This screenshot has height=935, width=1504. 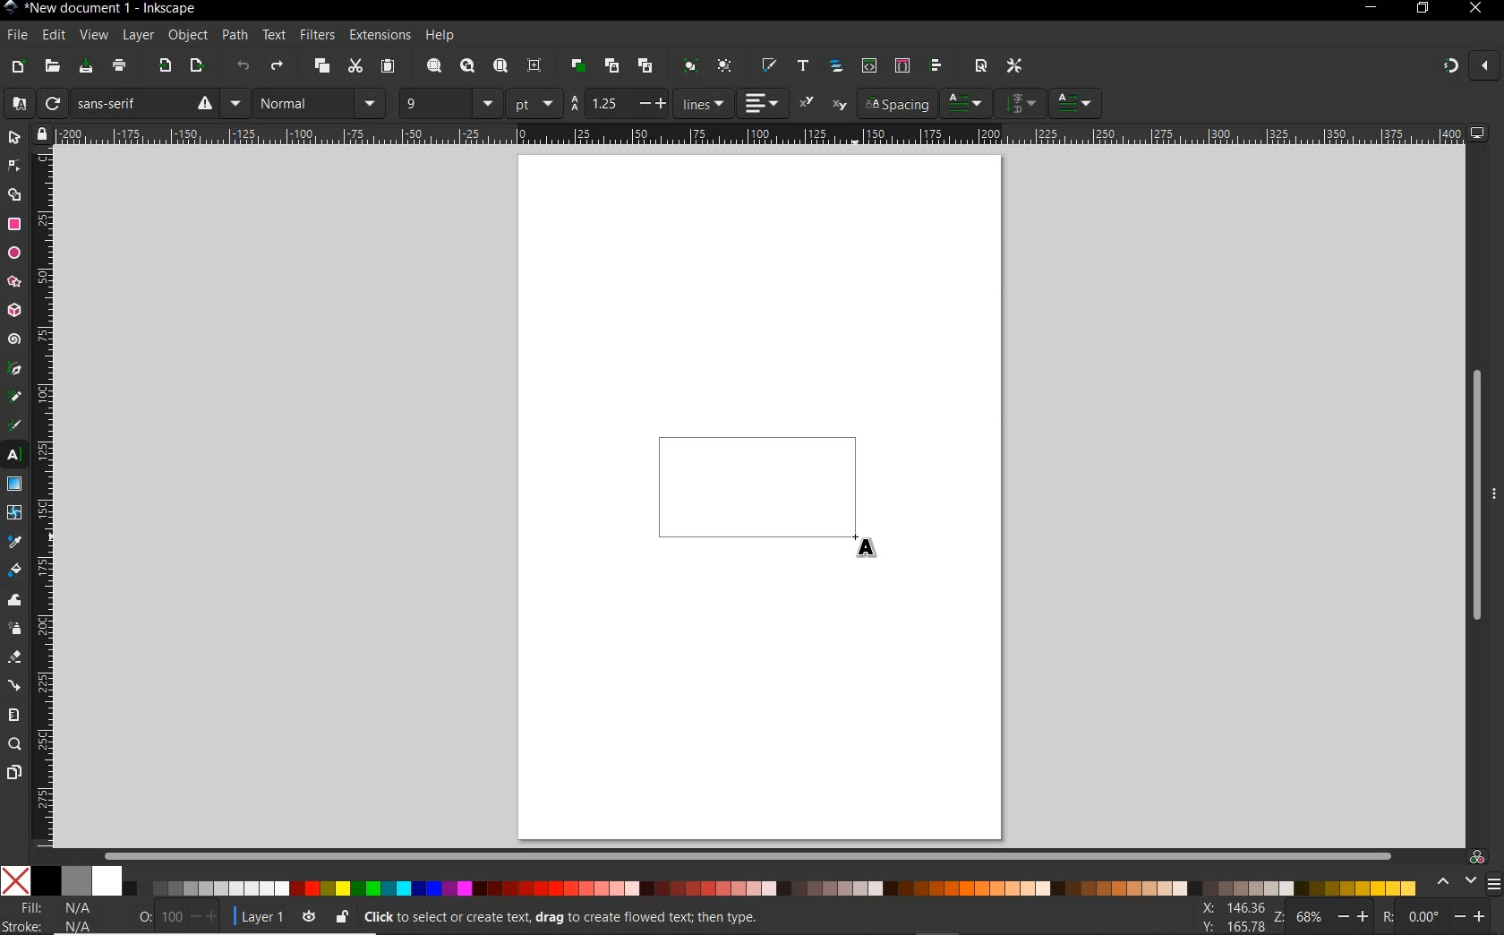 I want to click on edit, so click(x=53, y=36).